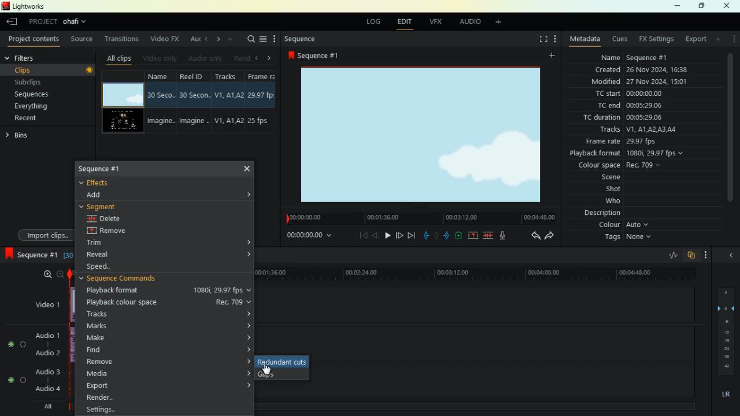  What do you see at coordinates (501, 24) in the screenshot?
I see `add` at bounding box center [501, 24].